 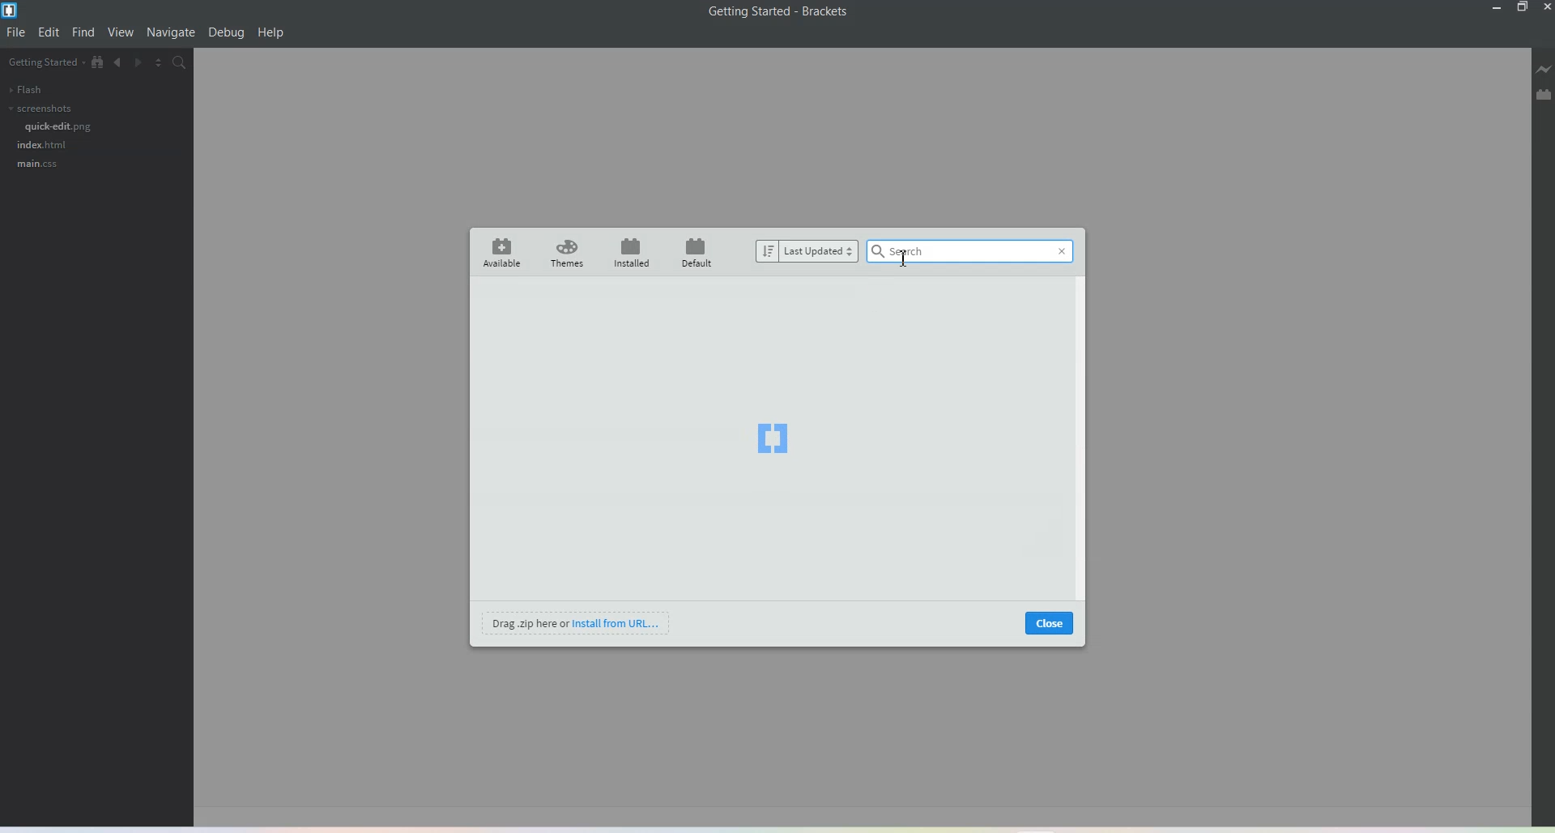 I want to click on Logo, so click(x=773, y=439).